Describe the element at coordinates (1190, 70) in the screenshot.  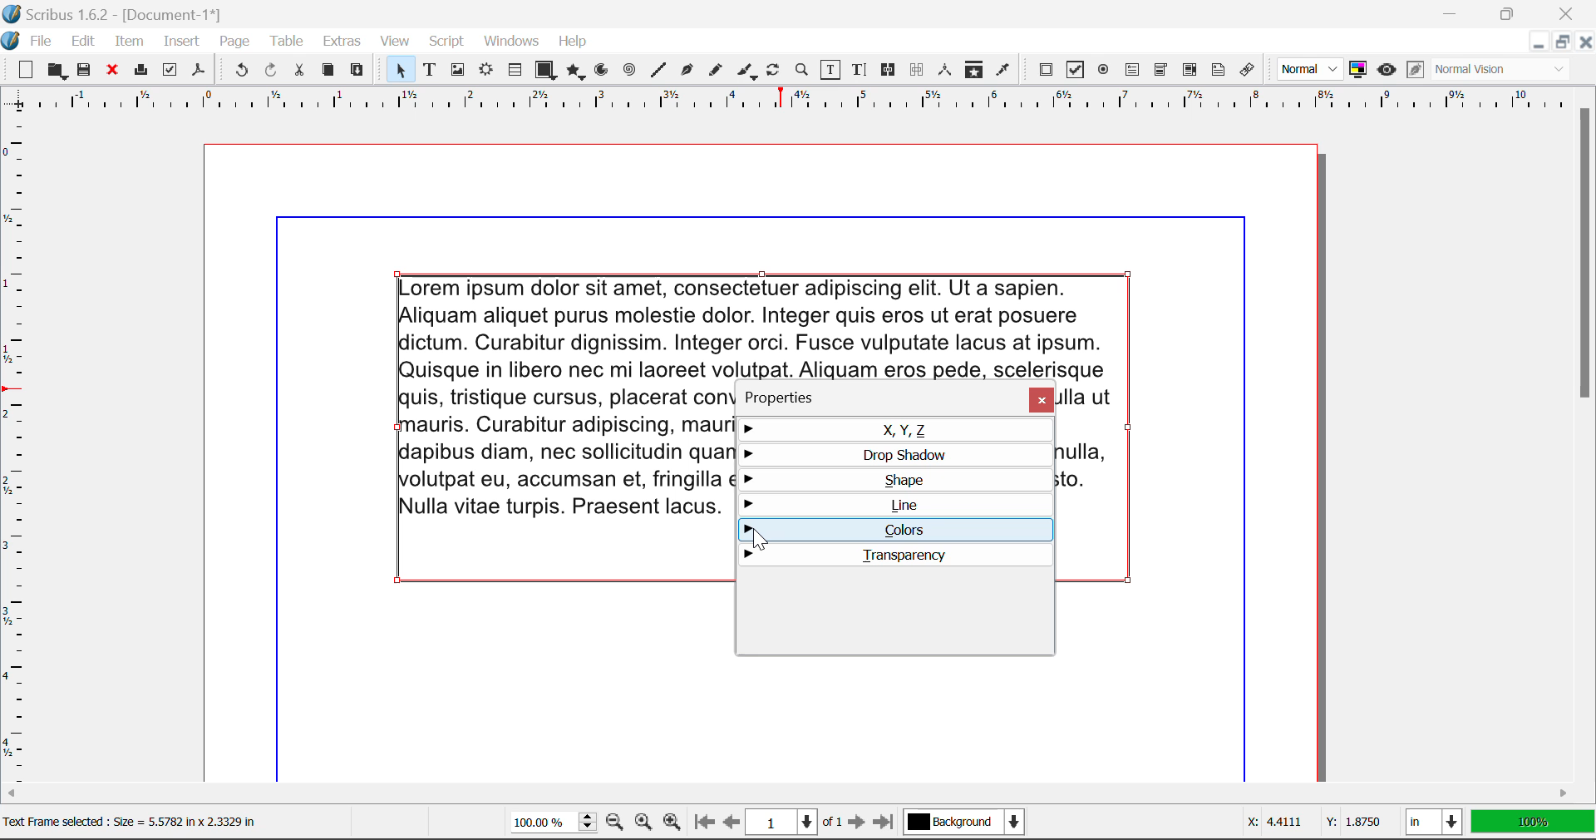
I see `PDF List Box` at that location.